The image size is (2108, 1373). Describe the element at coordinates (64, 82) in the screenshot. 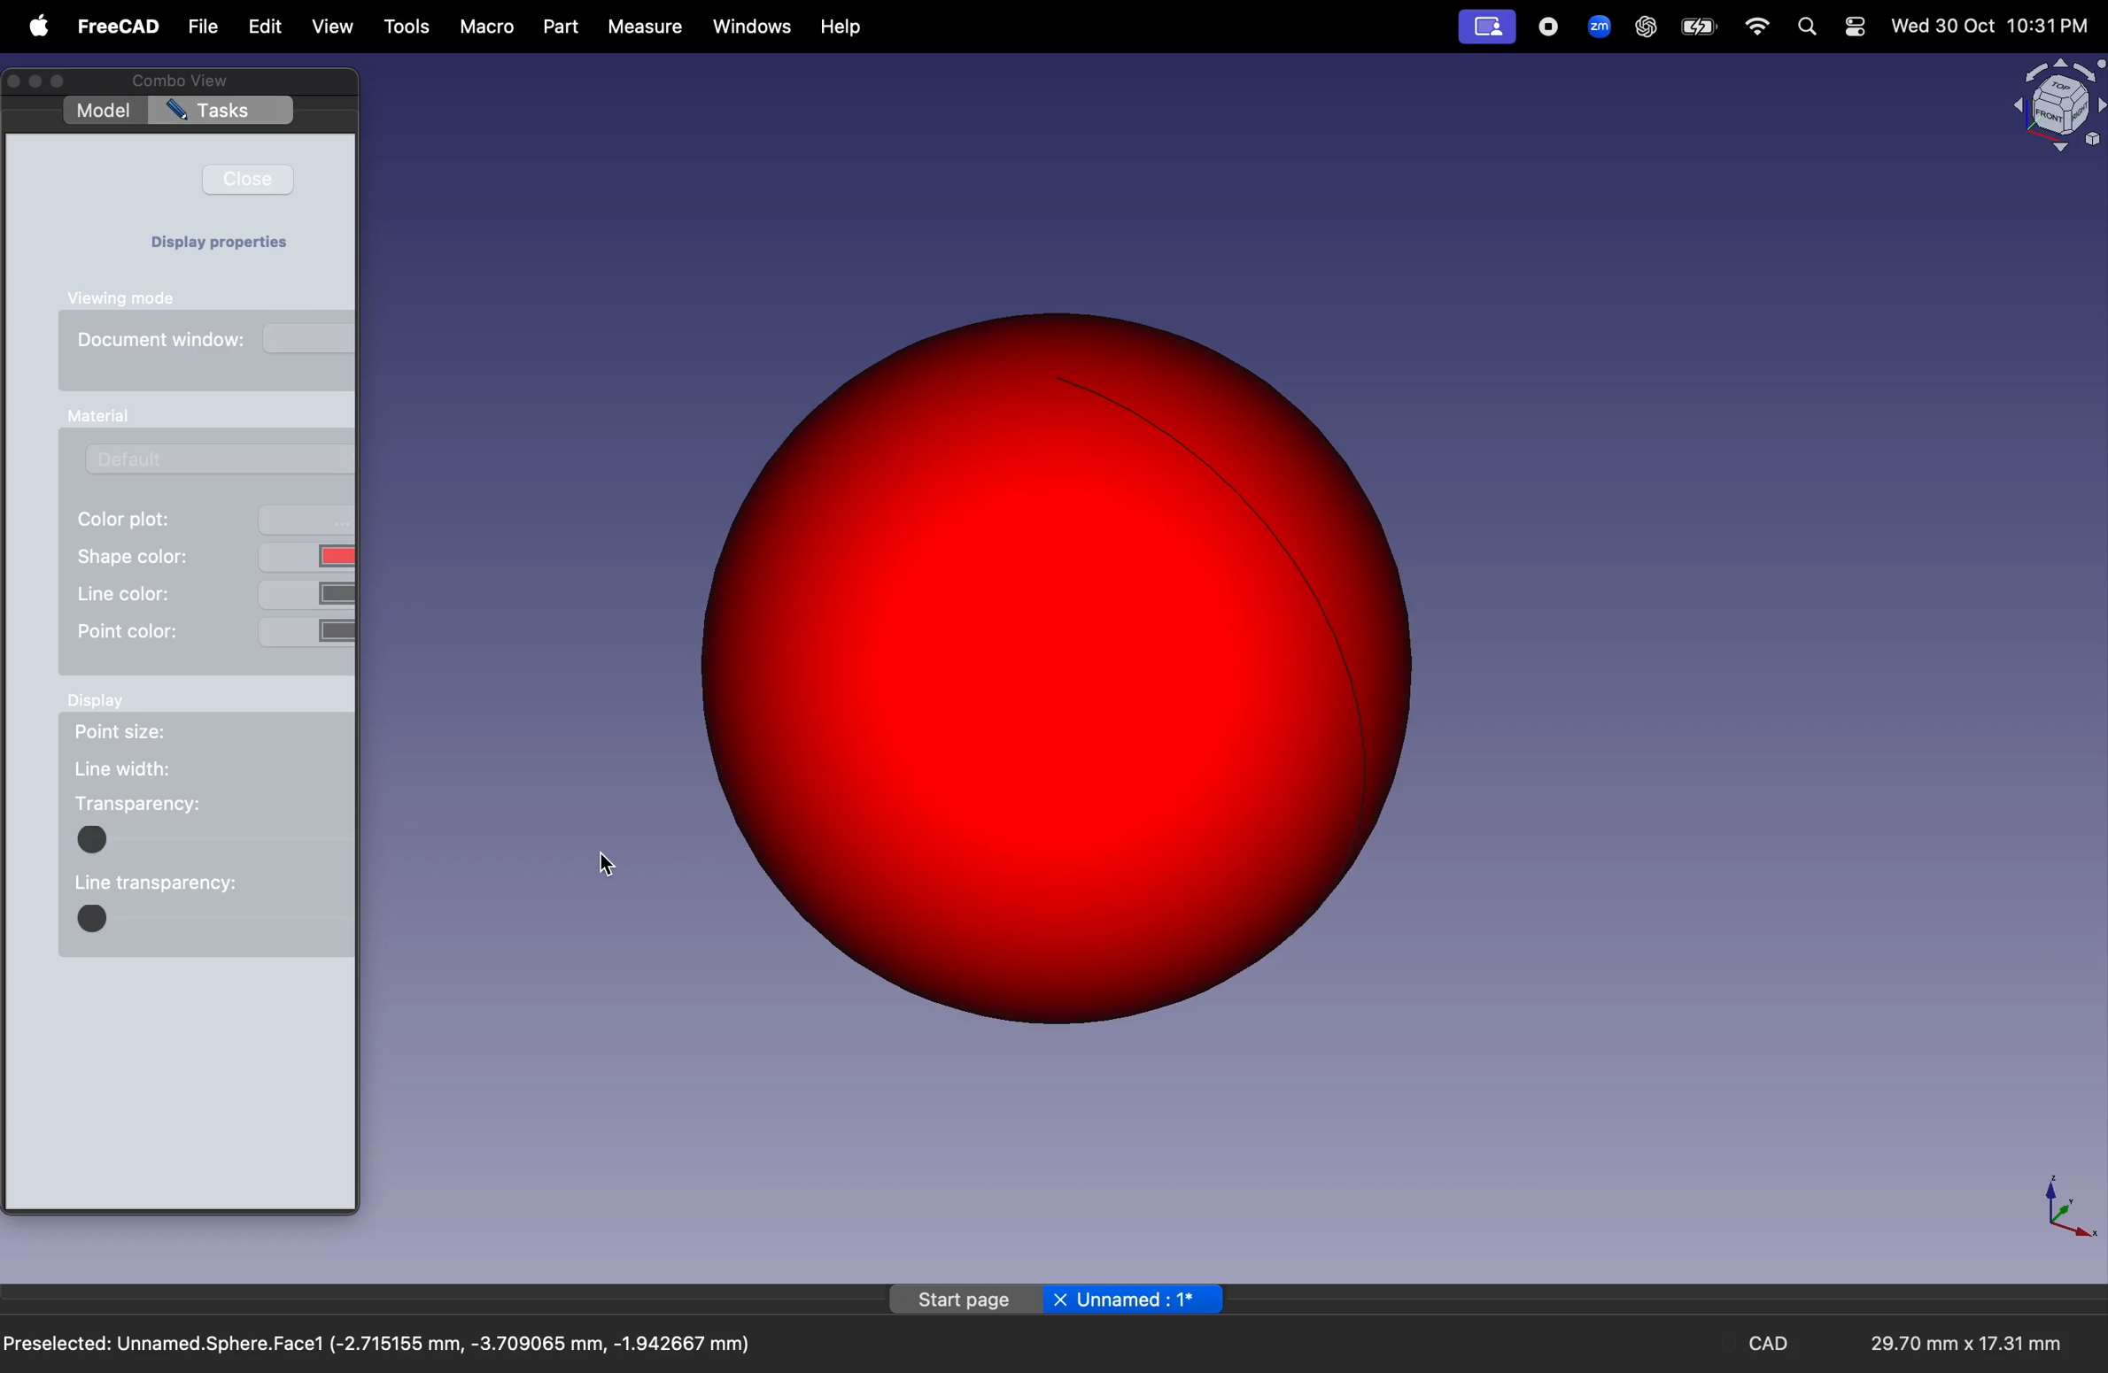

I see `Enter full screen` at that location.